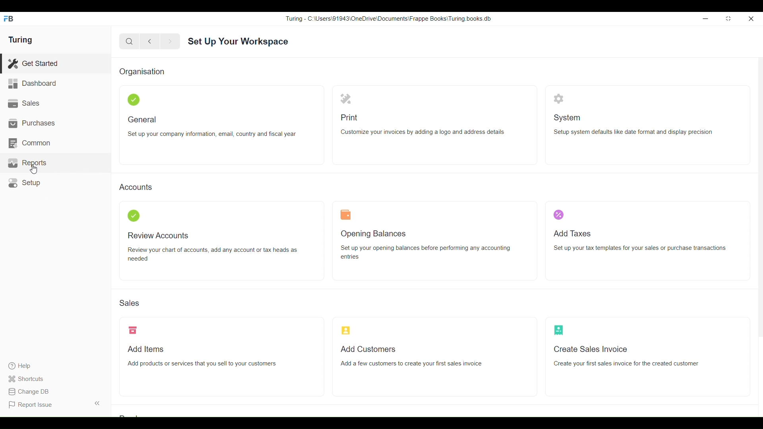 This screenshot has height=429, width=763. What do you see at coordinates (633, 125) in the screenshot?
I see `System Setup system defaults like date format and display precision` at bounding box center [633, 125].